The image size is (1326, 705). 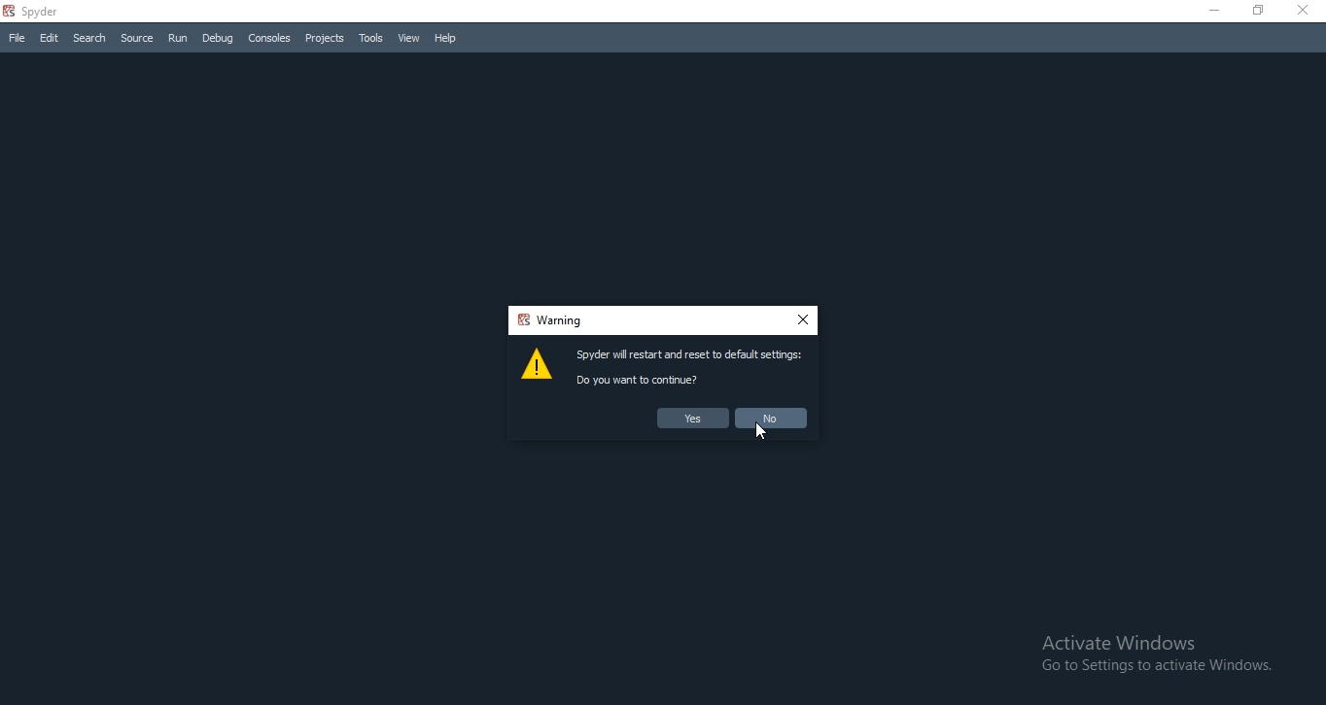 I want to click on yes, so click(x=690, y=420).